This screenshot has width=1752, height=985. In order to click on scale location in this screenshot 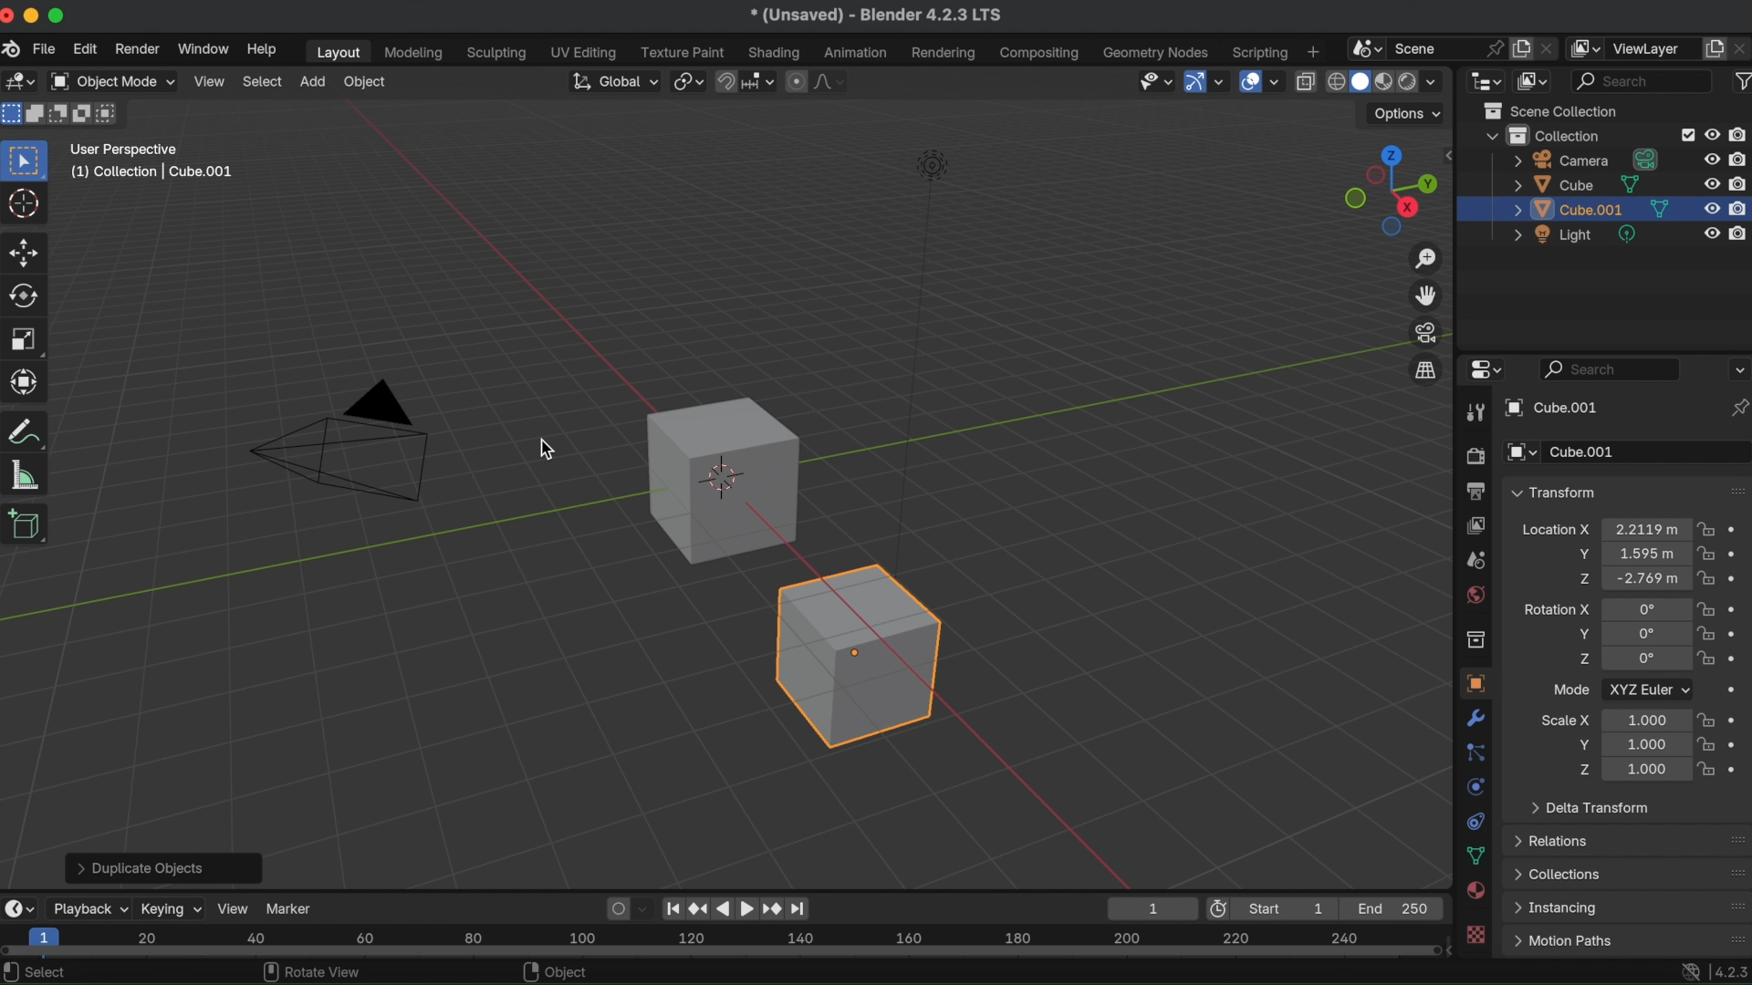, I will do `click(1642, 743)`.